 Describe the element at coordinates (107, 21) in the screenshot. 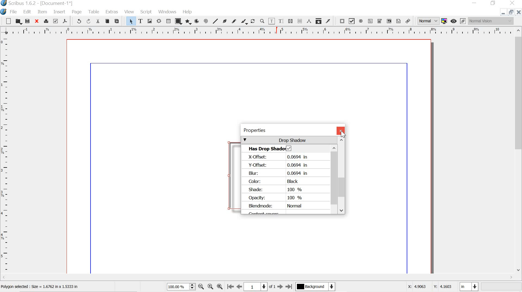

I see `copy` at that location.